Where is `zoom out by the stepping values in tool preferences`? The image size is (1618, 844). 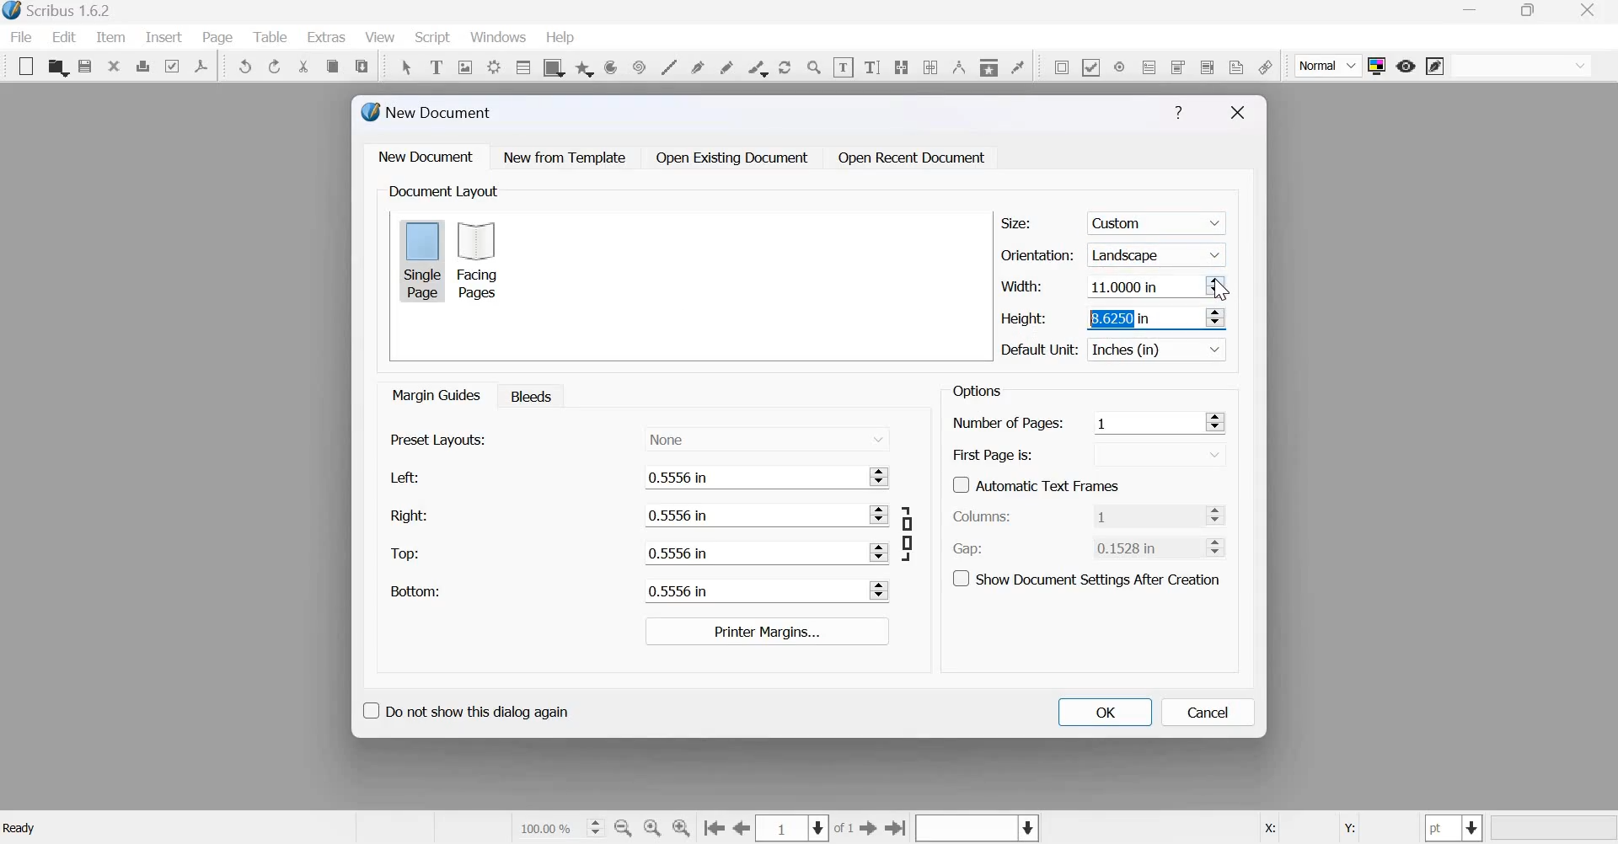
zoom out by the stepping values in tool preferences is located at coordinates (624, 828).